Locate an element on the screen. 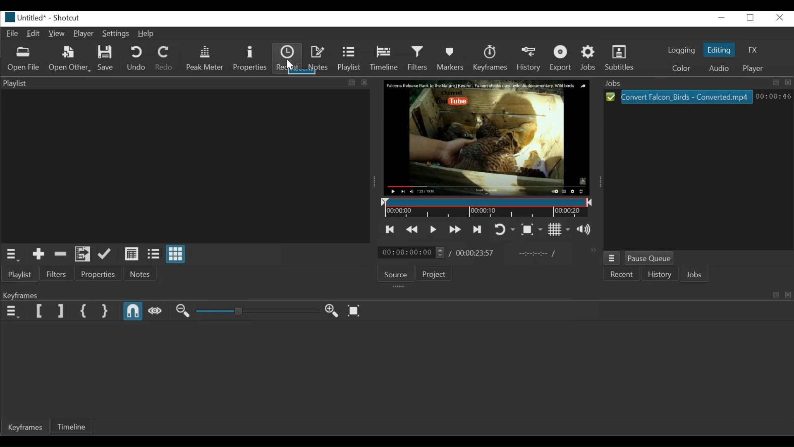  Save is located at coordinates (106, 58).